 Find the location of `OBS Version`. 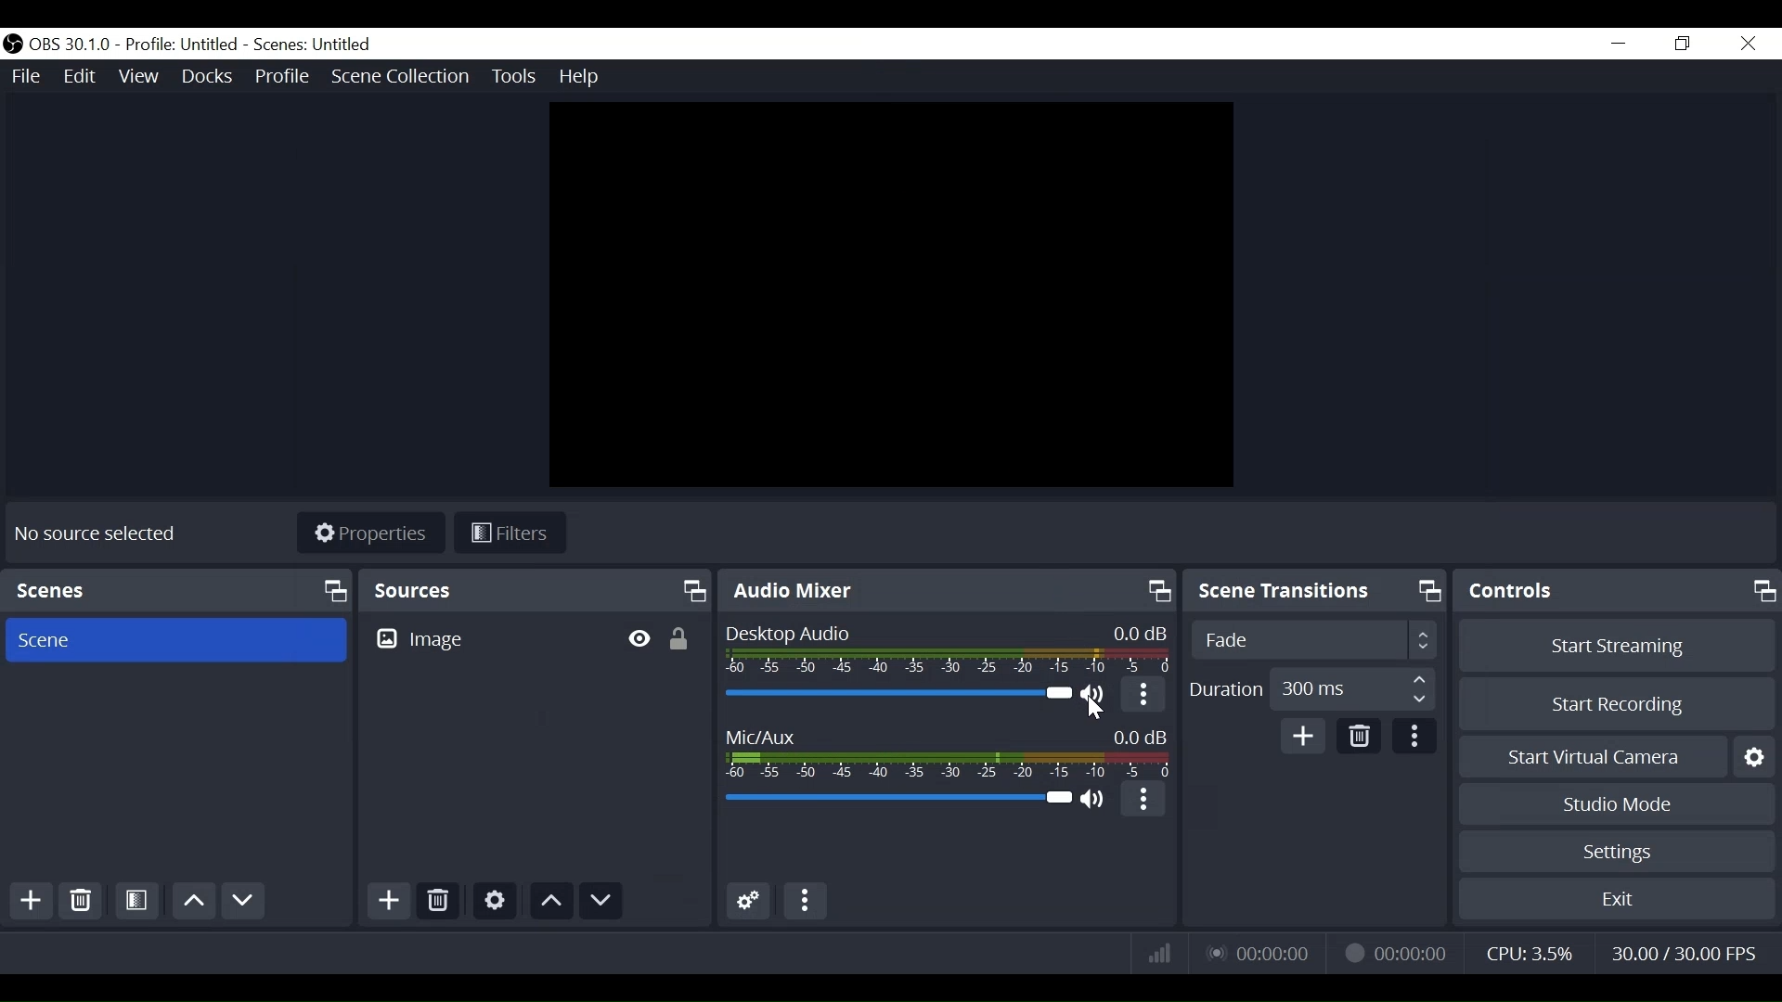

OBS Version is located at coordinates (71, 45).